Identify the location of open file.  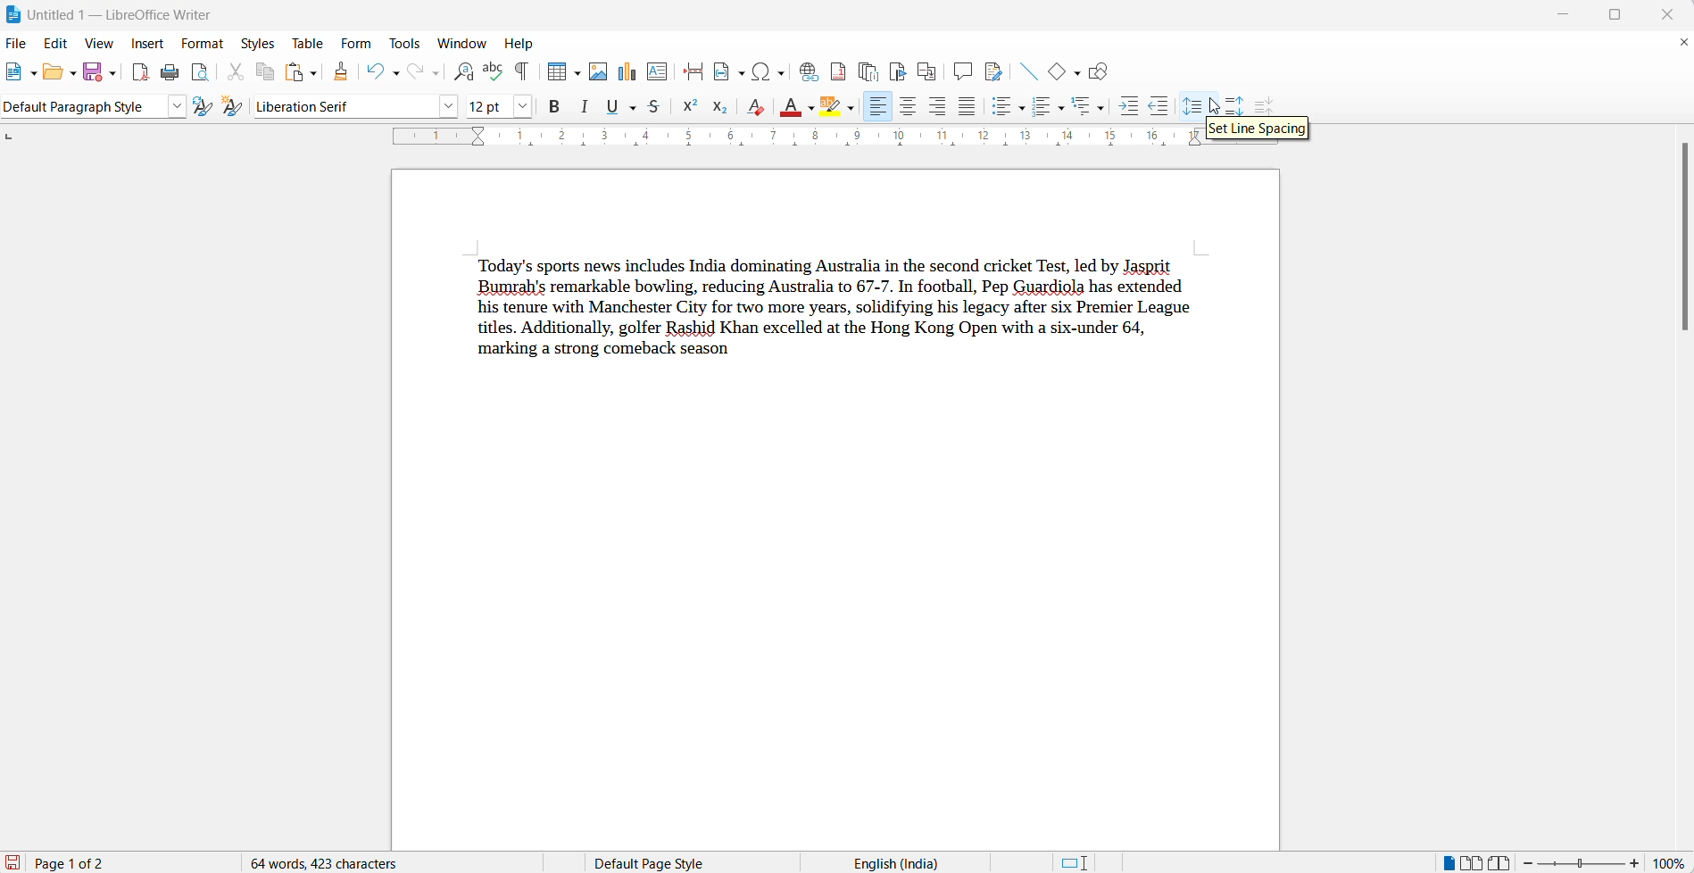
(49, 76).